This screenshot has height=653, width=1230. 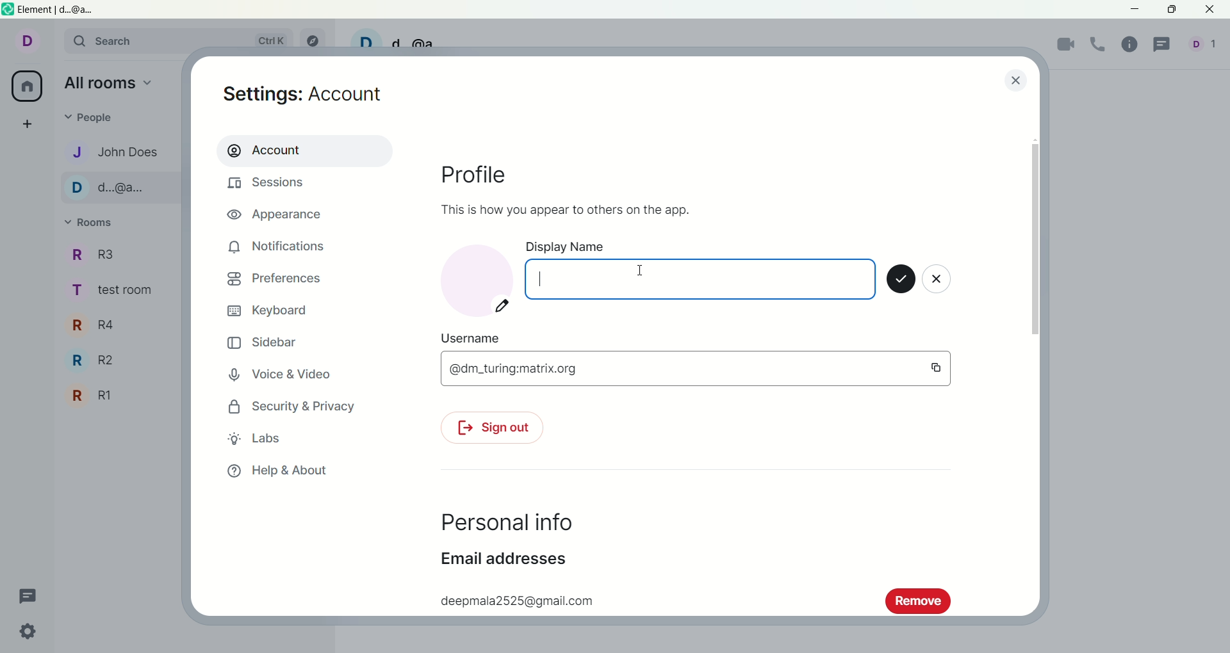 What do you see at coordinates (1067, 46) in the screenshot?
I see `video call` at bounding box center [1067, 46].